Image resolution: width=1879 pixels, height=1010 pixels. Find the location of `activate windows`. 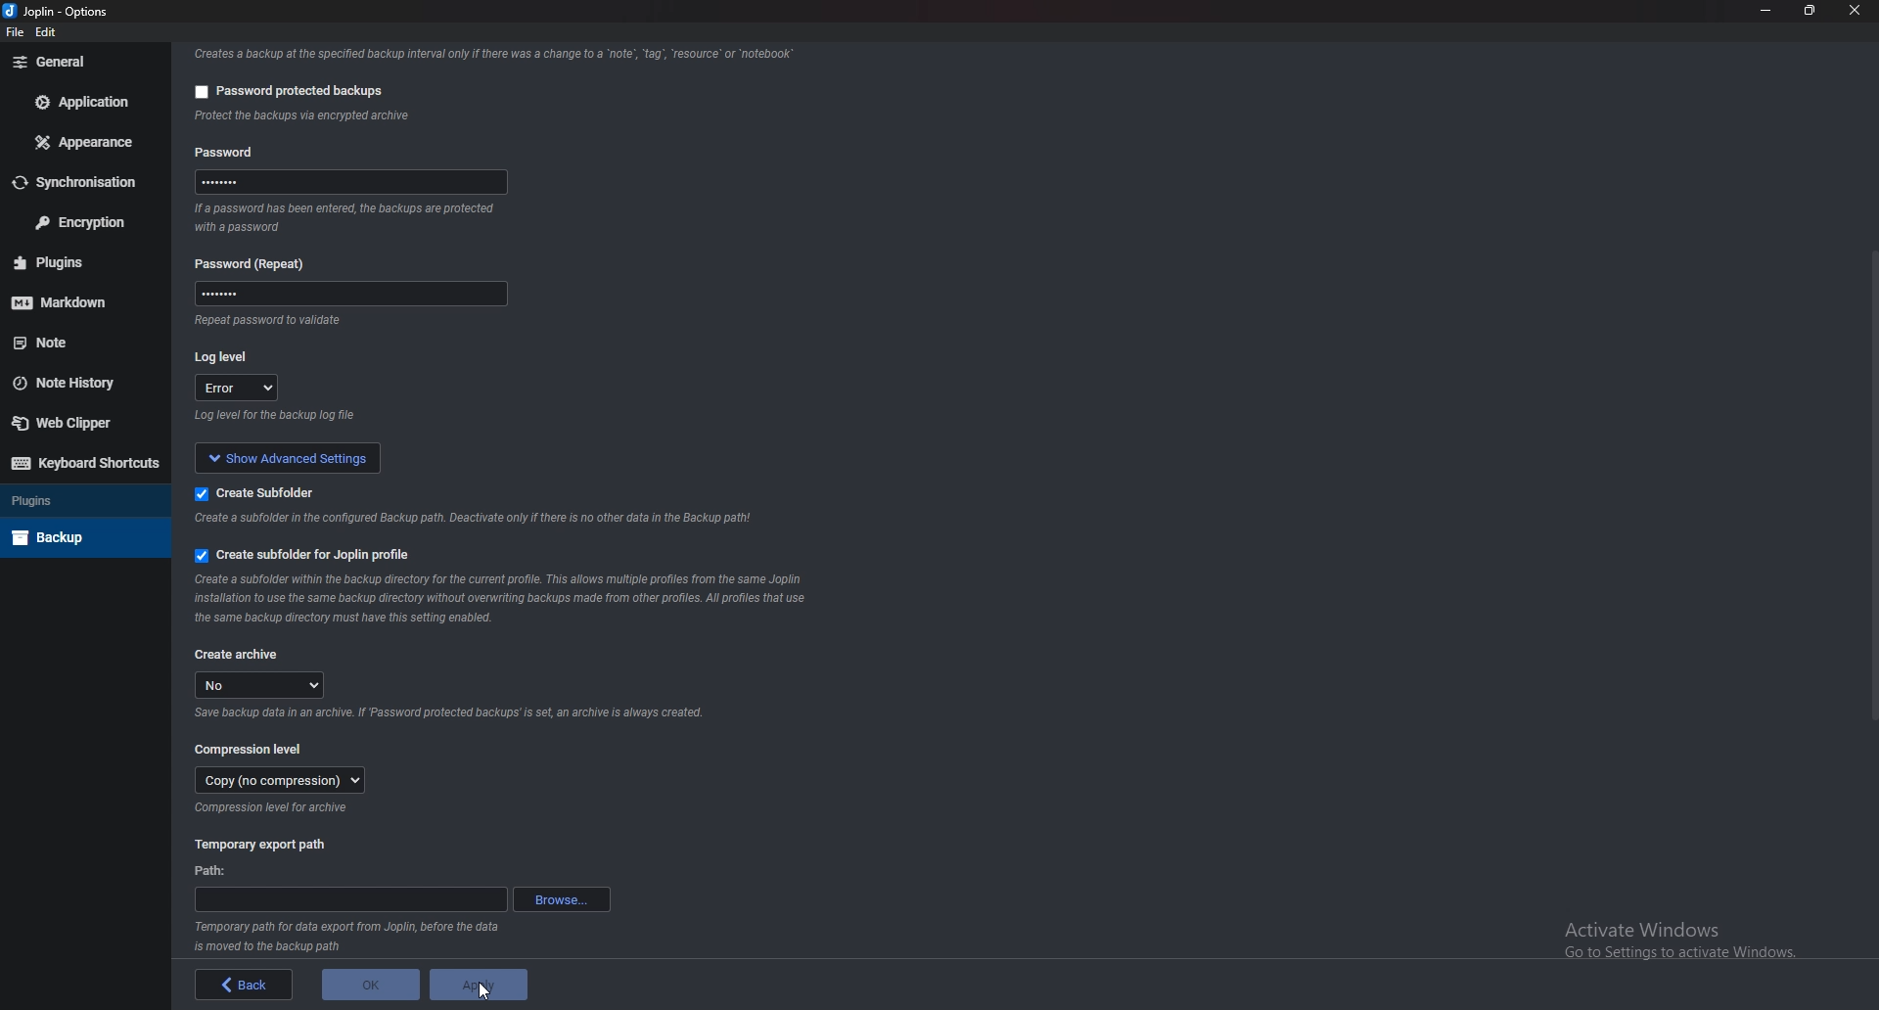

activate windows is located at coordinates (1694, 936).